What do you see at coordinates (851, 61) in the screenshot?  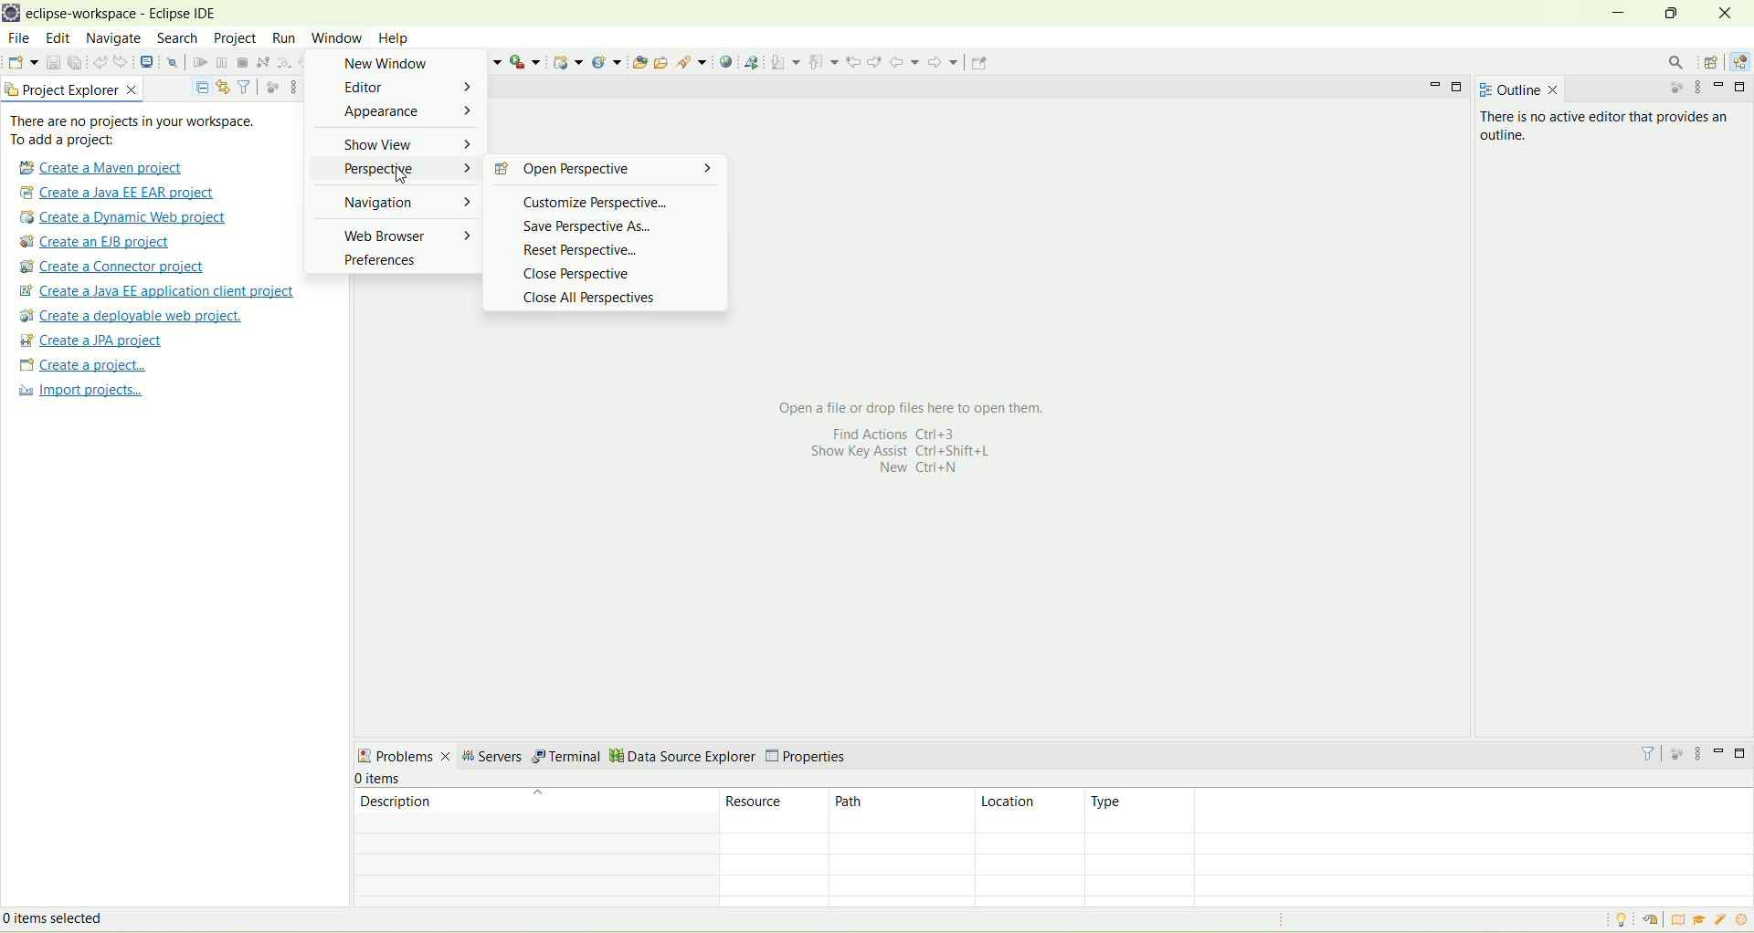 I see `previous edit location` at bounding box center [851, 61].